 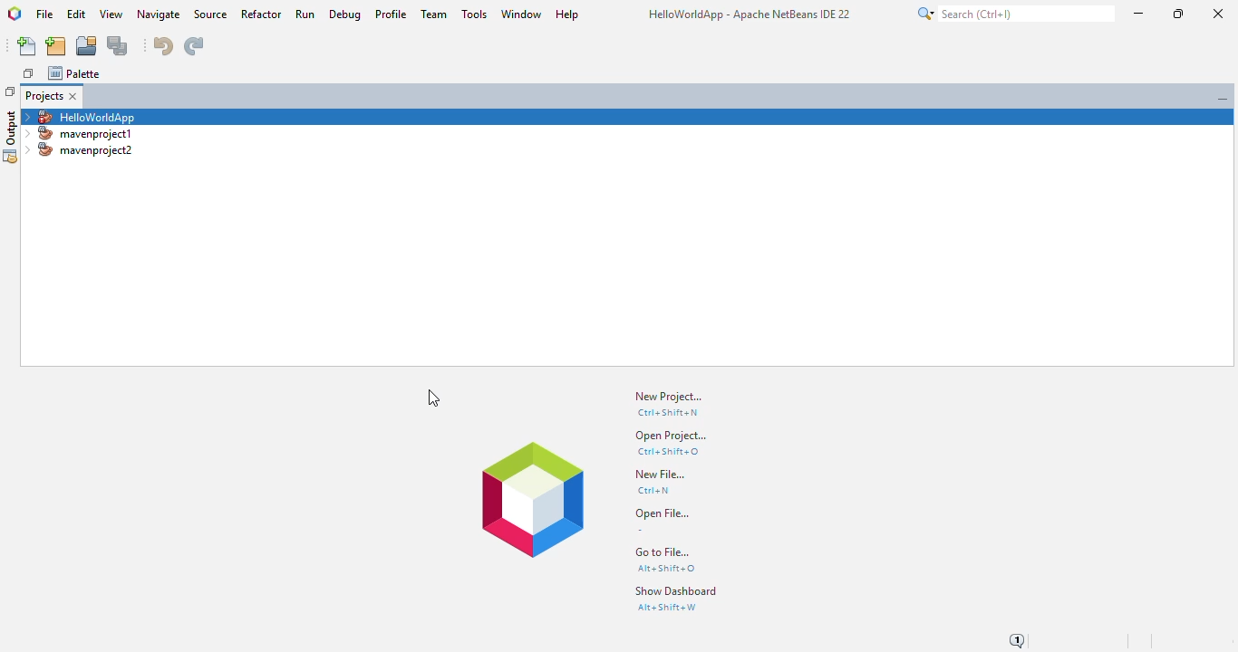 What do you see at coordinates (164, 45) in the screenshot?
I see `undo` at bounding box center [164, 45].